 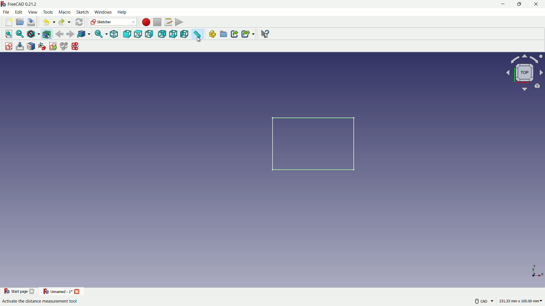 I want to click on macro, so click(x=64, y=12).